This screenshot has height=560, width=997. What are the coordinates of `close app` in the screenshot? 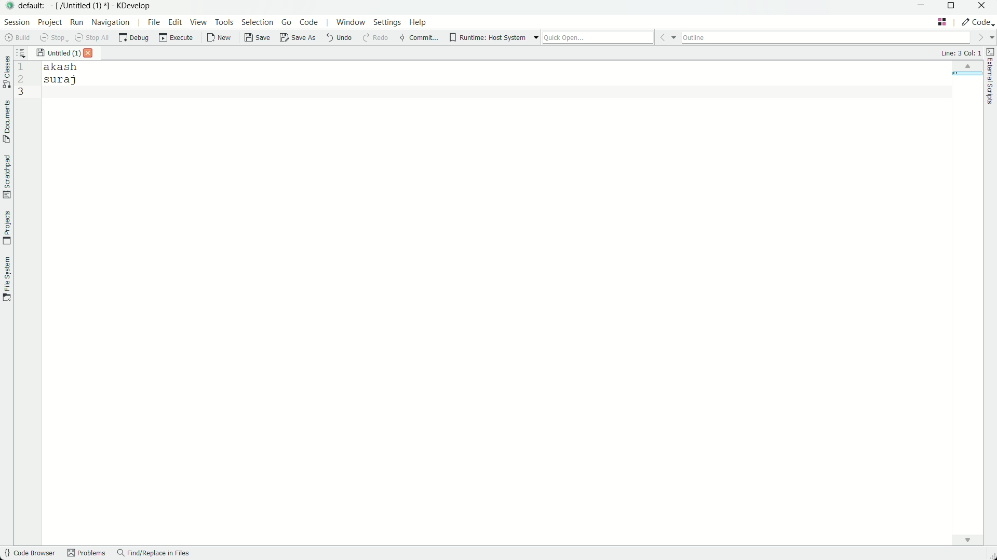 It's located at (984, 7).